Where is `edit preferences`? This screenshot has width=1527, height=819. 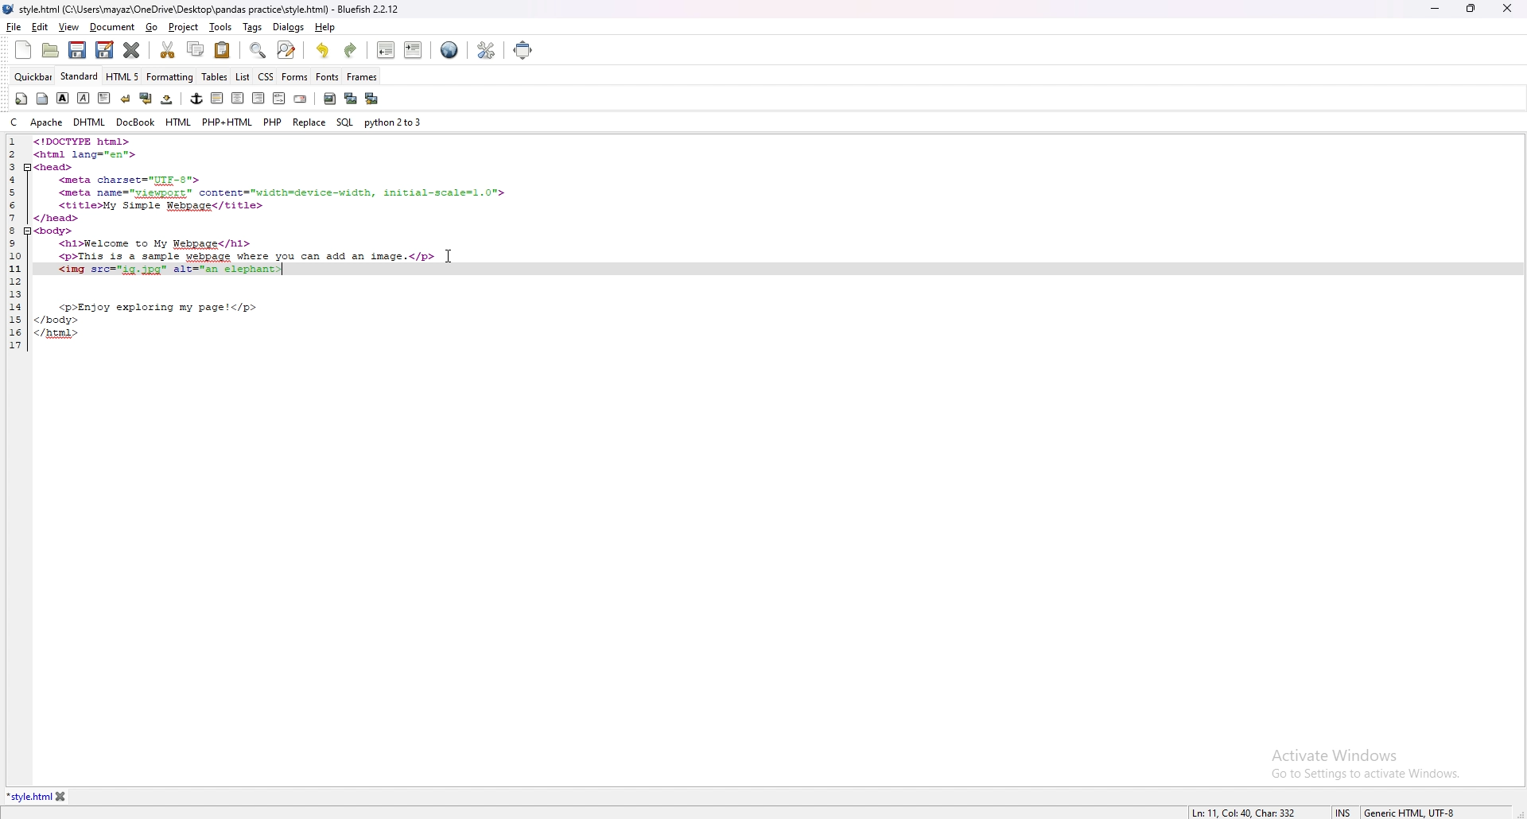 edit preferences is located at coordinates (486, 50).